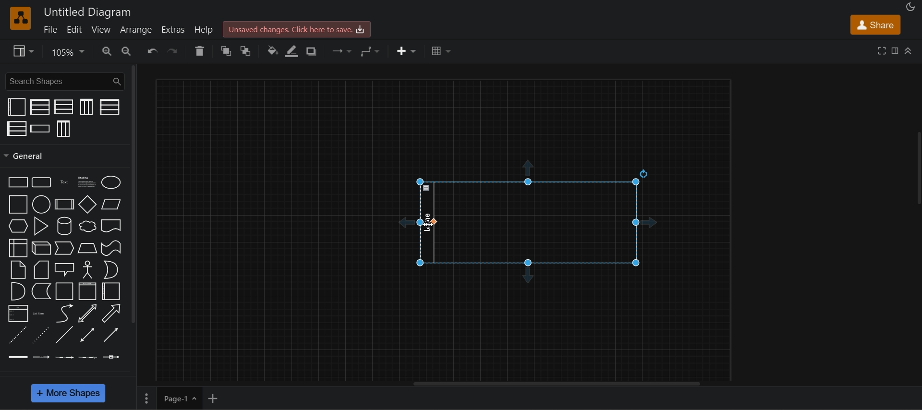 This screenshot has width=922, height=410. Describe the element at coordinates (175, 30) in the screenshot. I see `extras` at that location.